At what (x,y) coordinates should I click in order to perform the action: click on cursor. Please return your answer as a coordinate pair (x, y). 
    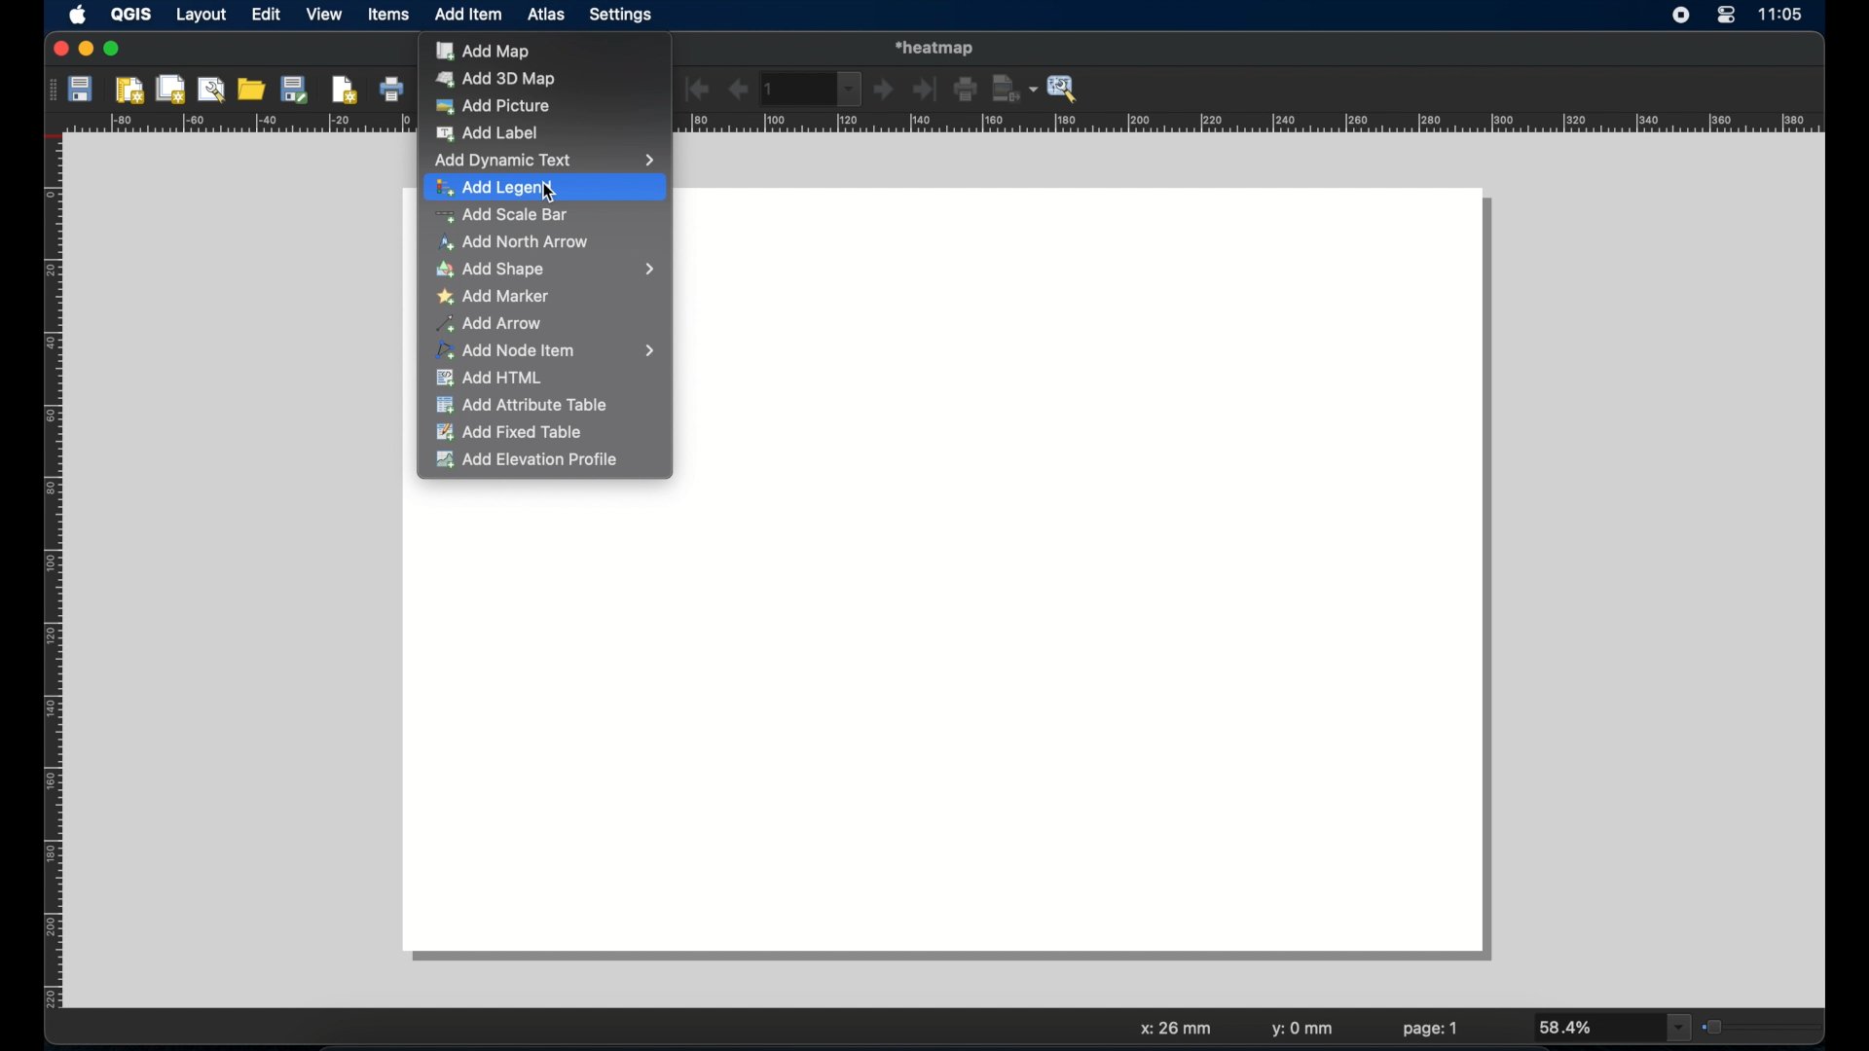
    Looking at the image, I should click on (542, 194).